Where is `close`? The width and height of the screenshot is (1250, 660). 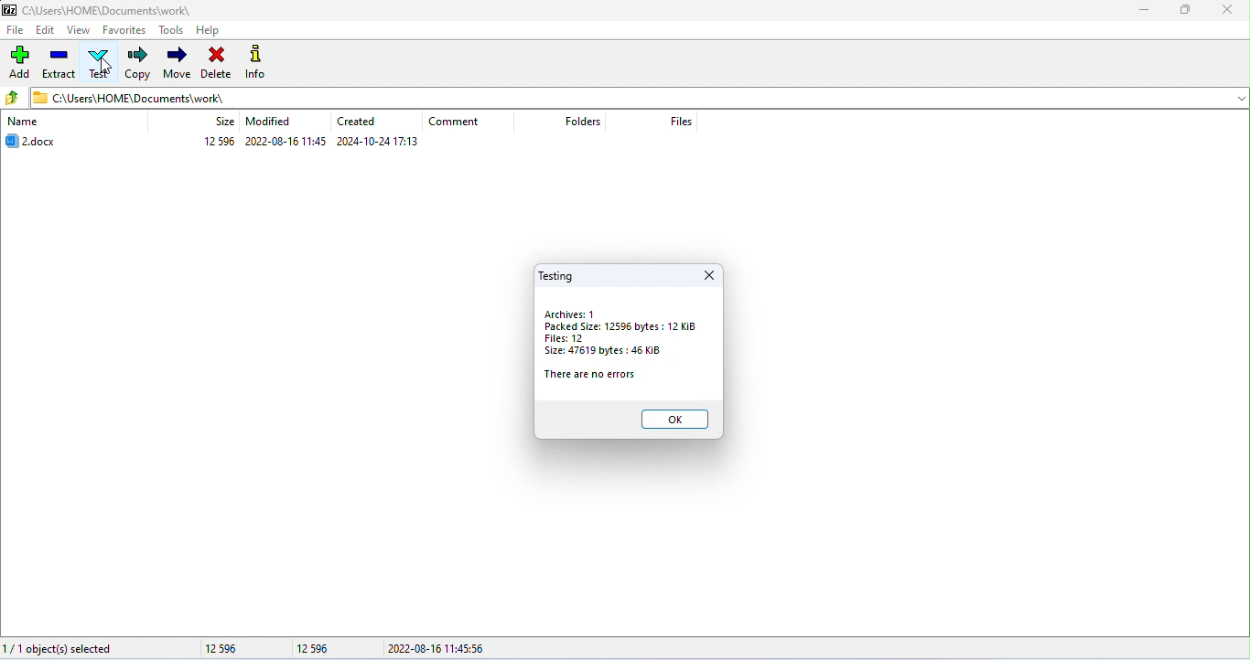
close is located at coordinates (1230, 11).